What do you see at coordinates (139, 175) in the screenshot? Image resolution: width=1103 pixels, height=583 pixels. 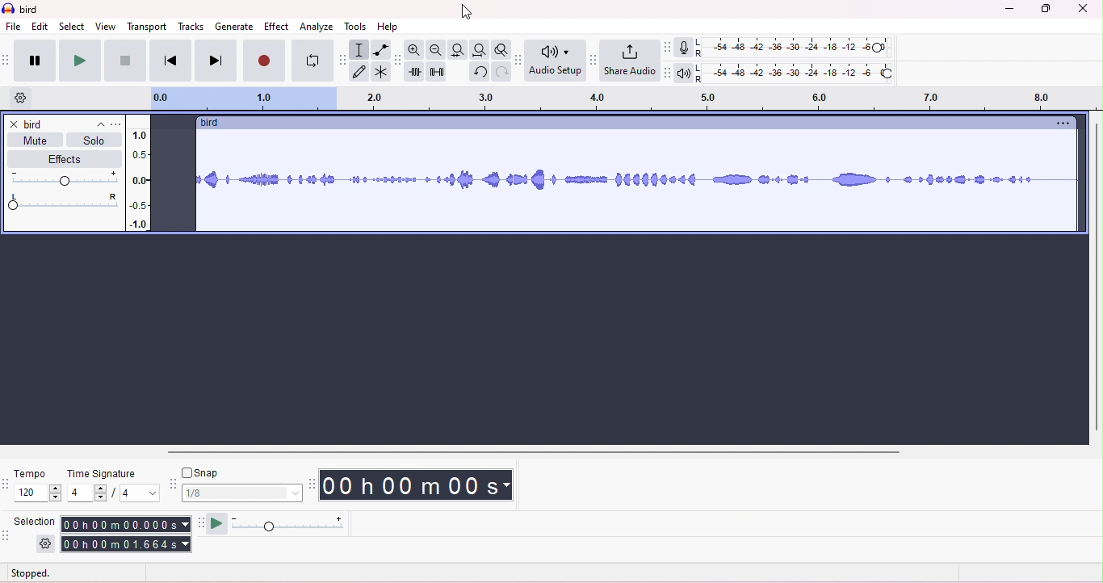 I see `amplitude` at bounding box center [139, 175].